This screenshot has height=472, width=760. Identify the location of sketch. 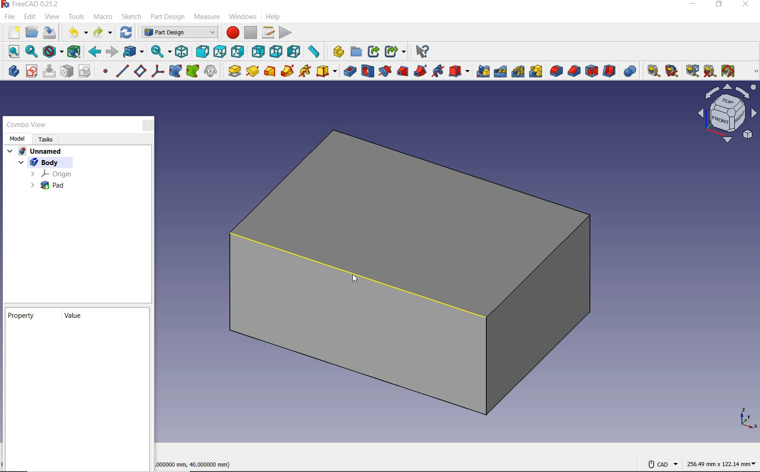
(131, 18).